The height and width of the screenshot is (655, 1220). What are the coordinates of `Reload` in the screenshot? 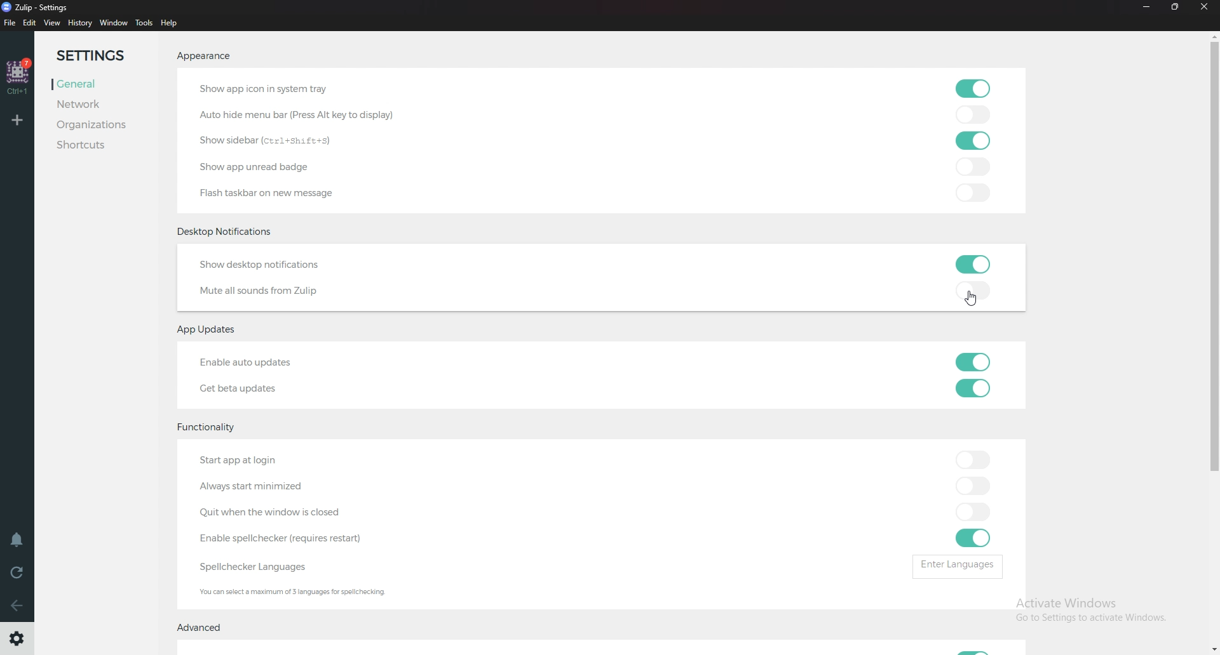 It's located at (17, 574).